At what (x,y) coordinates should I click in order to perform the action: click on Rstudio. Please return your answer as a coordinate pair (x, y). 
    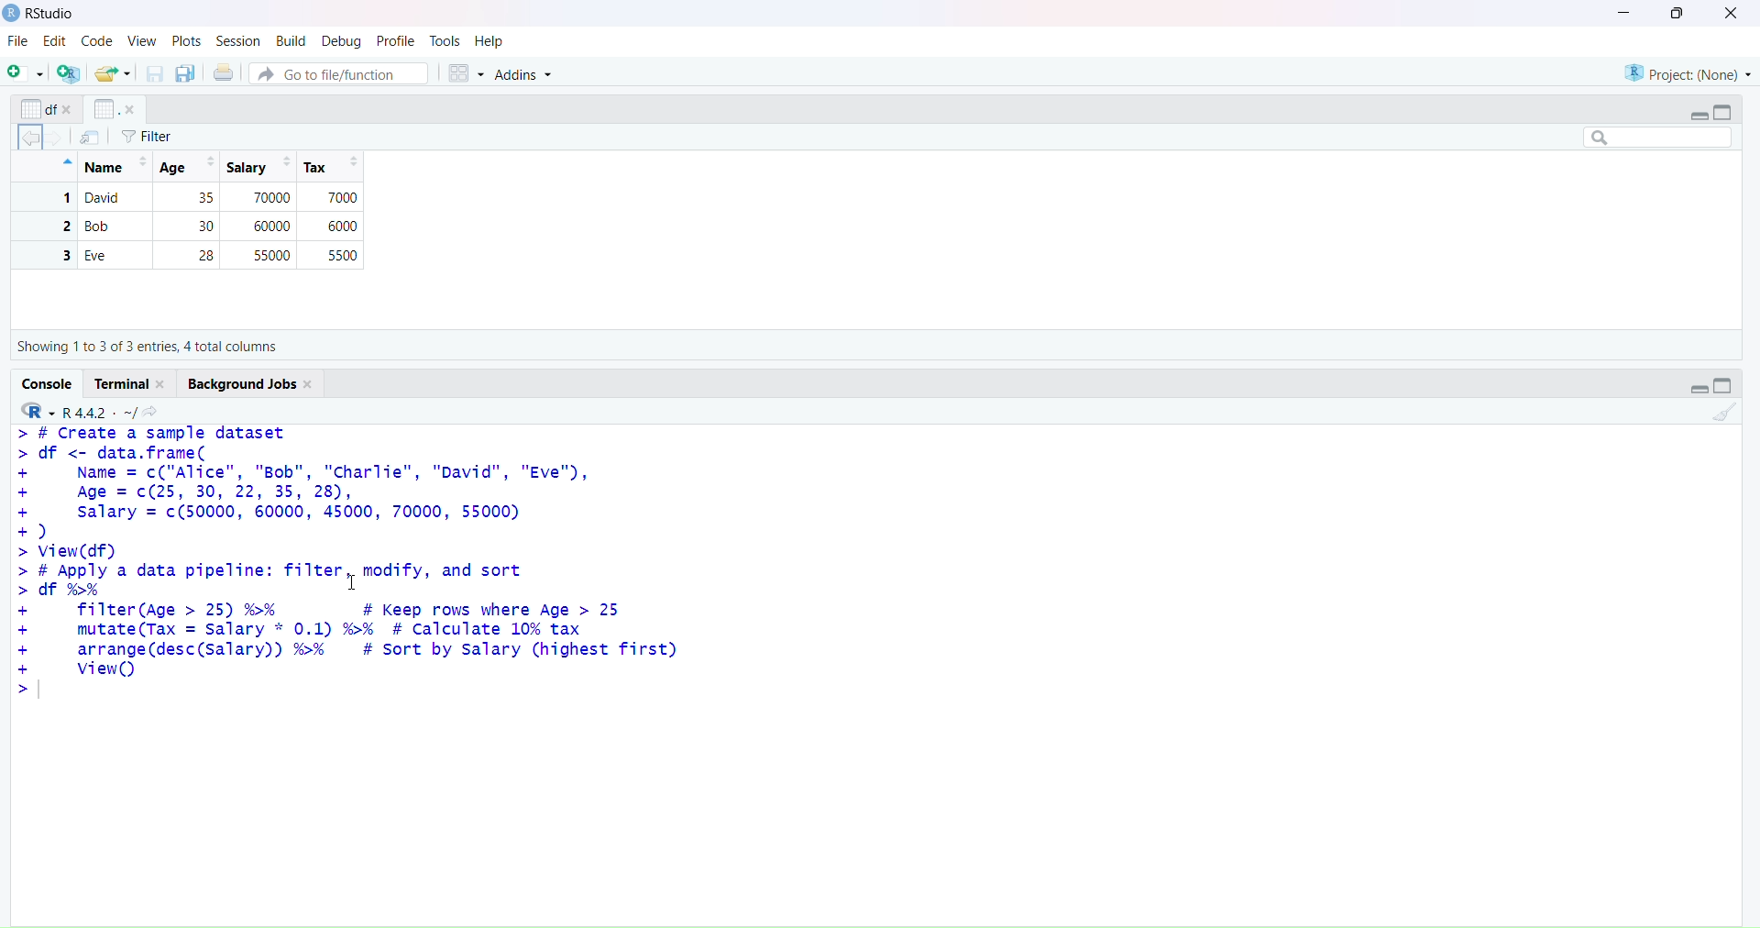
    Looking at the image, I should click on (42, 14).